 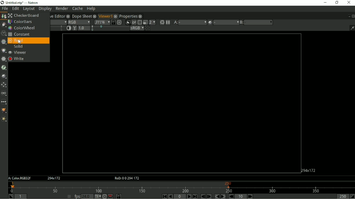 What do you see at coordinates (240, 196) in the screenshot?
I see `Frame Increment` at bounding box center [240, 196].